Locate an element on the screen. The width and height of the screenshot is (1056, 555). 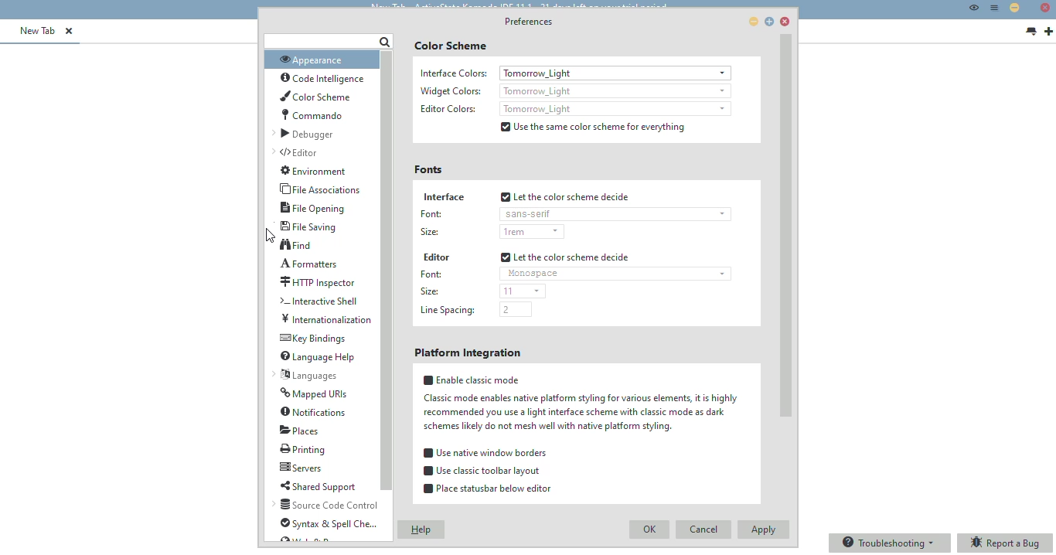
mapped URLs is located at coordinates (314, 393).